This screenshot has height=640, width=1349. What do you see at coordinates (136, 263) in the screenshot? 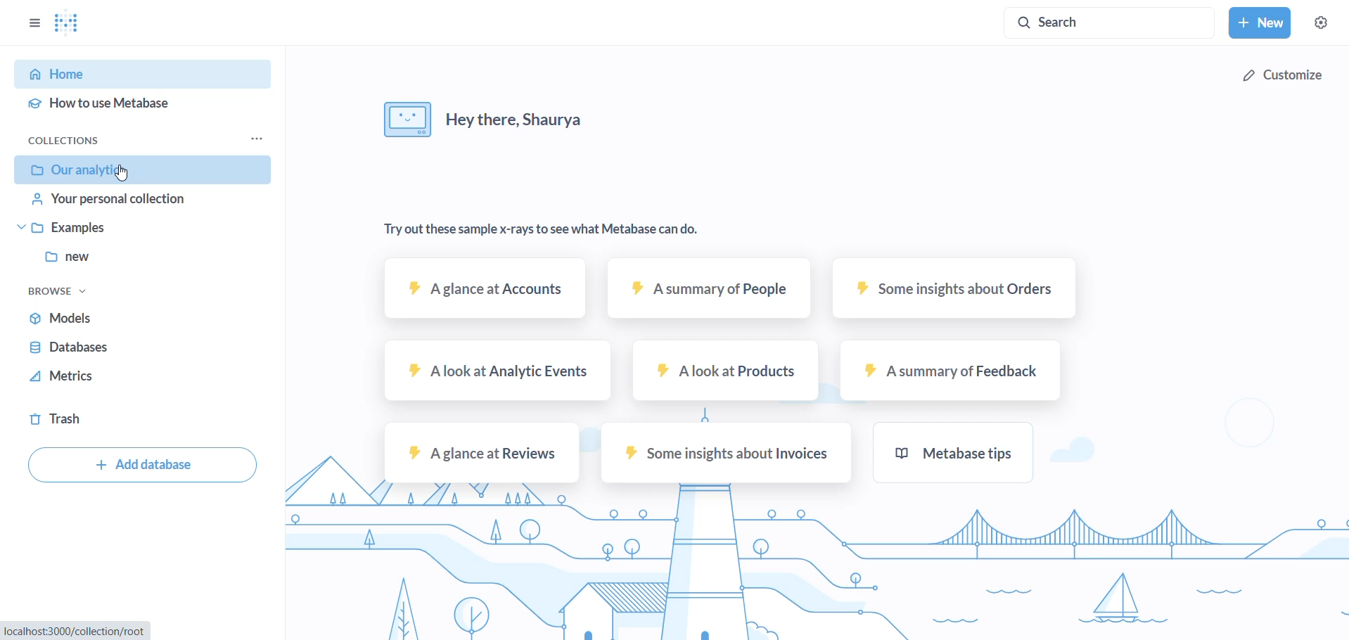
I see `new` at bounding box center [136, 263].